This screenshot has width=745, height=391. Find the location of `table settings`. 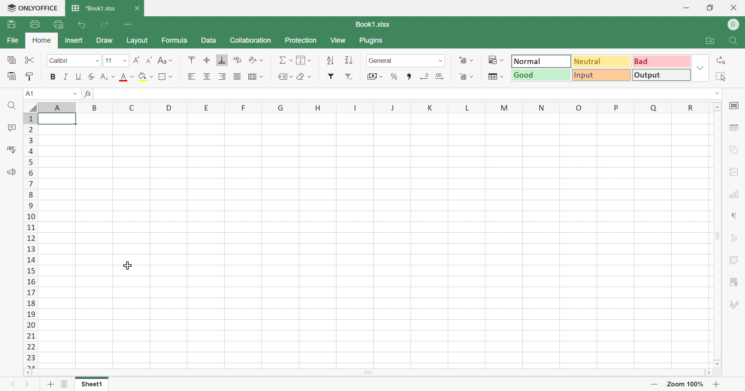

table settings is located at coordinates (736, 129).